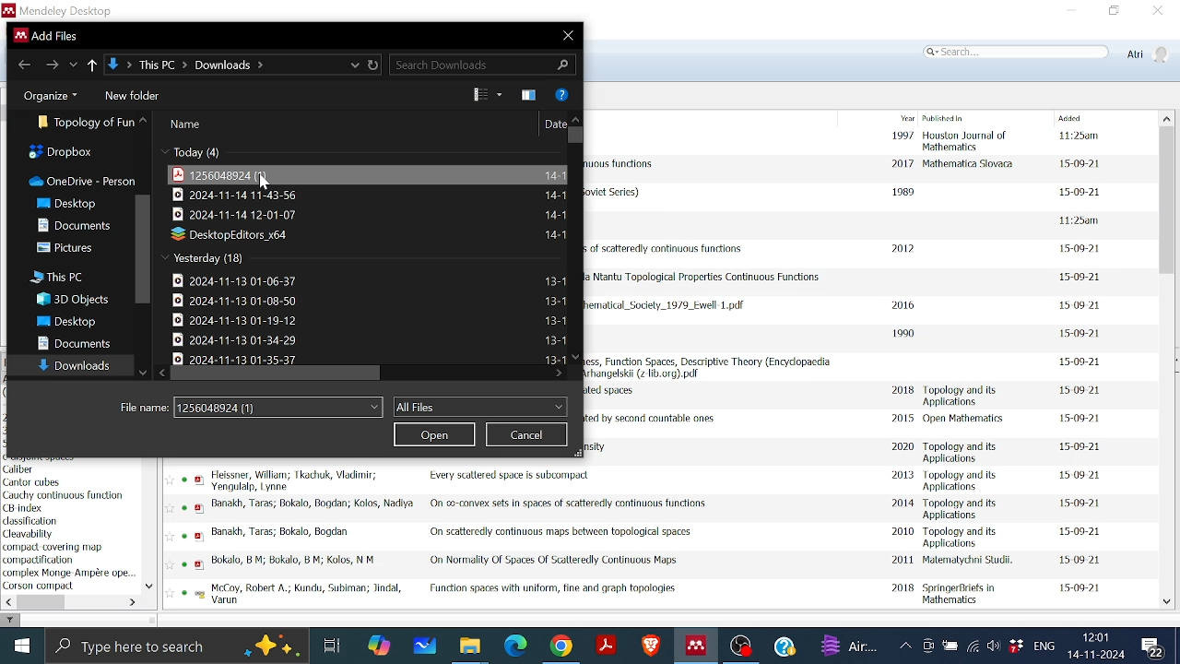  What do you see at coordinates (77, 367) in the screenshot?
I see `Downloads` at bounding box center [77, 367].